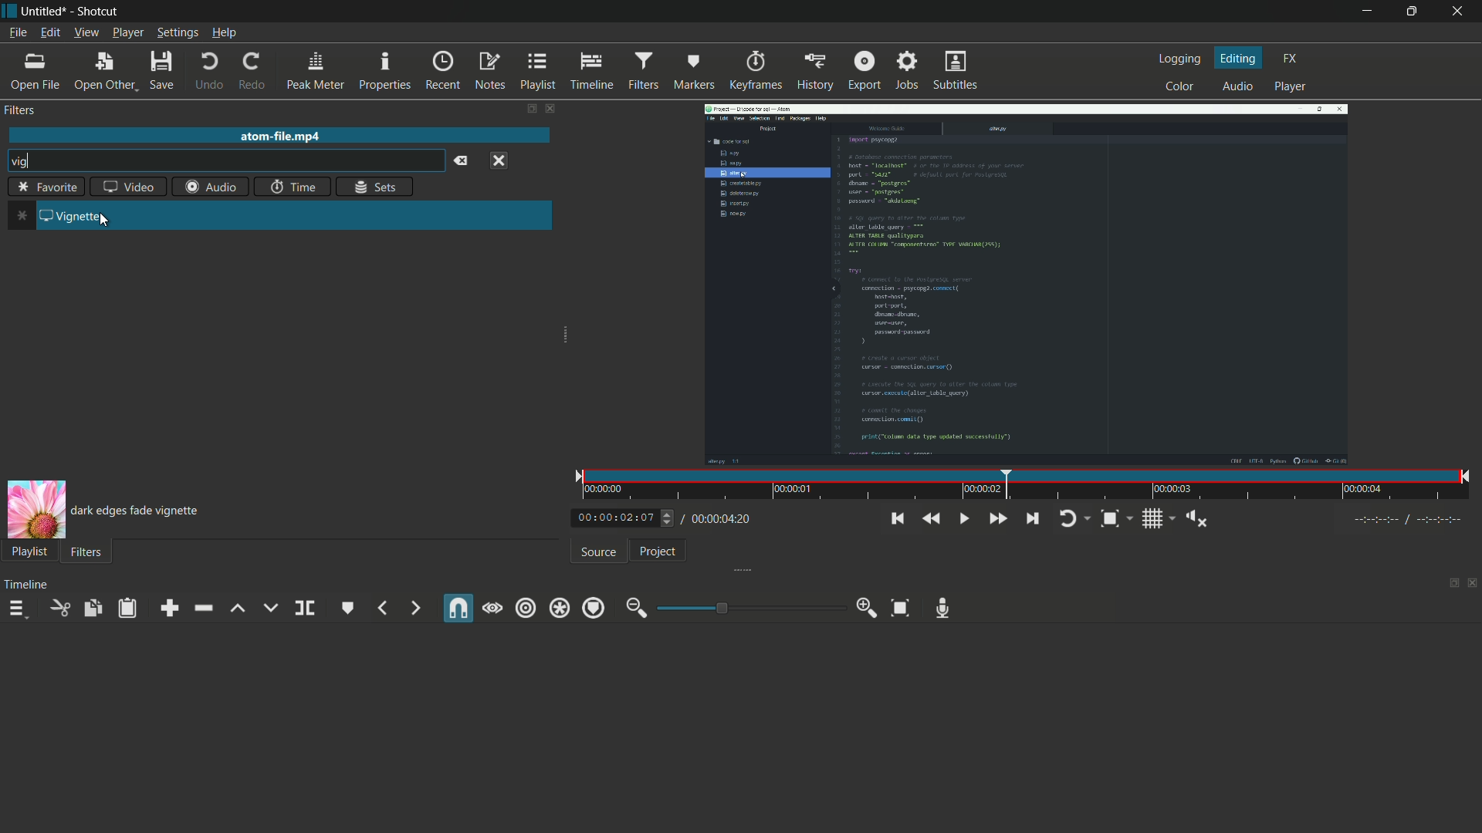 This screenshot has width=1482, height=833. Describe the element at coordinates (16, 609) in the screenshot. I see `timeline menu` at that location.